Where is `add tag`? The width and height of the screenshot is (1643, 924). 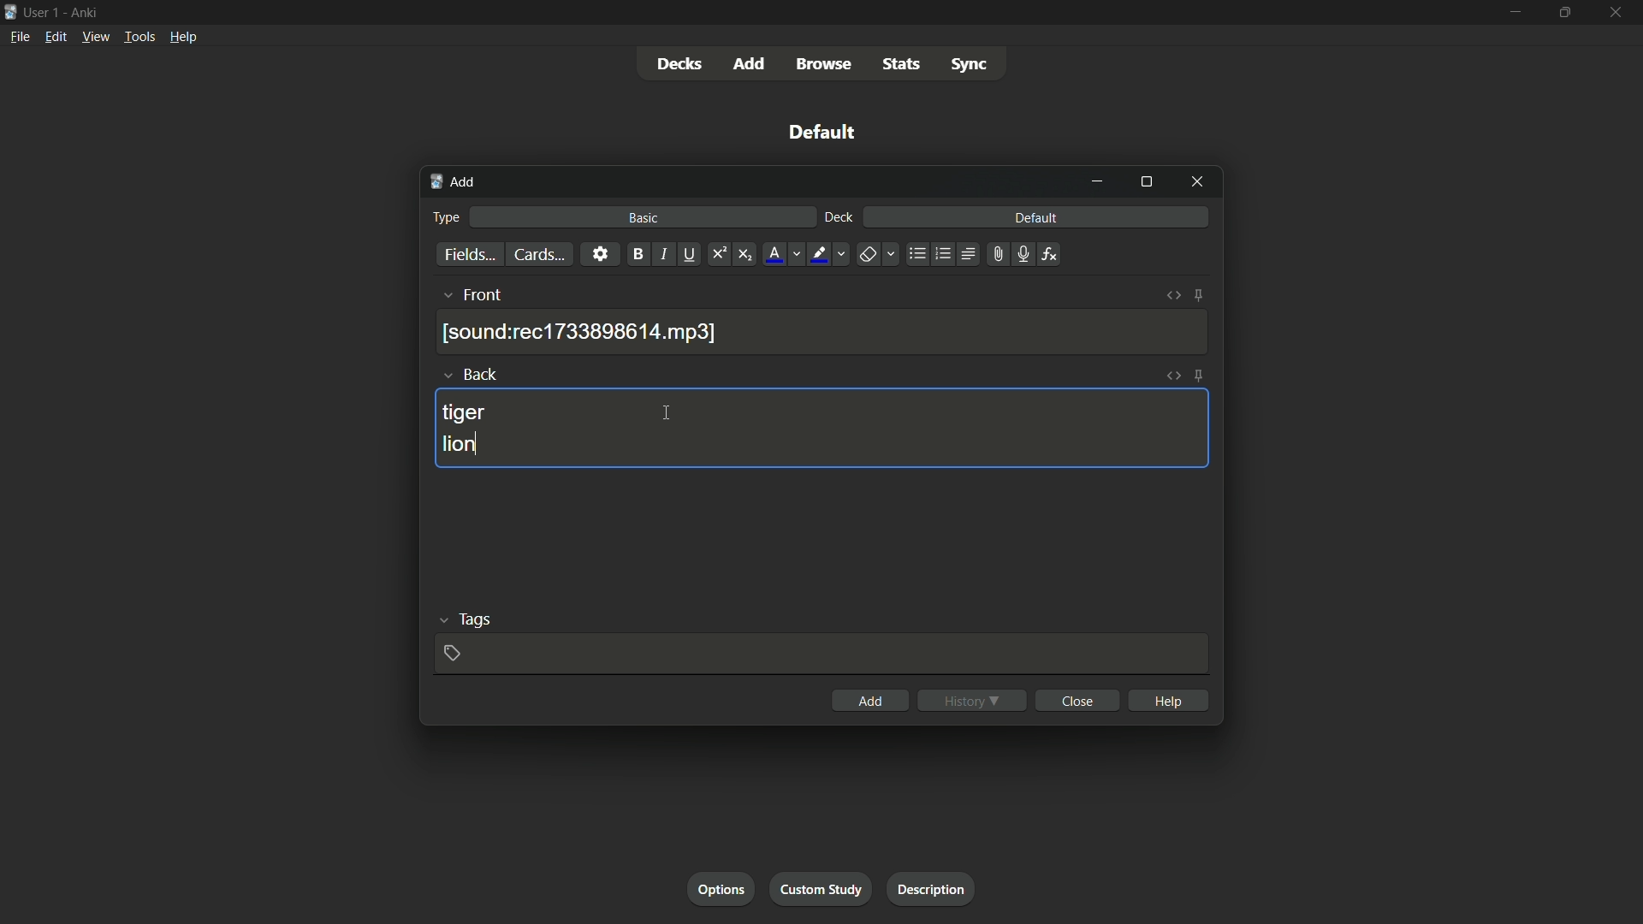
add tag is located at coordinates (453, 652).